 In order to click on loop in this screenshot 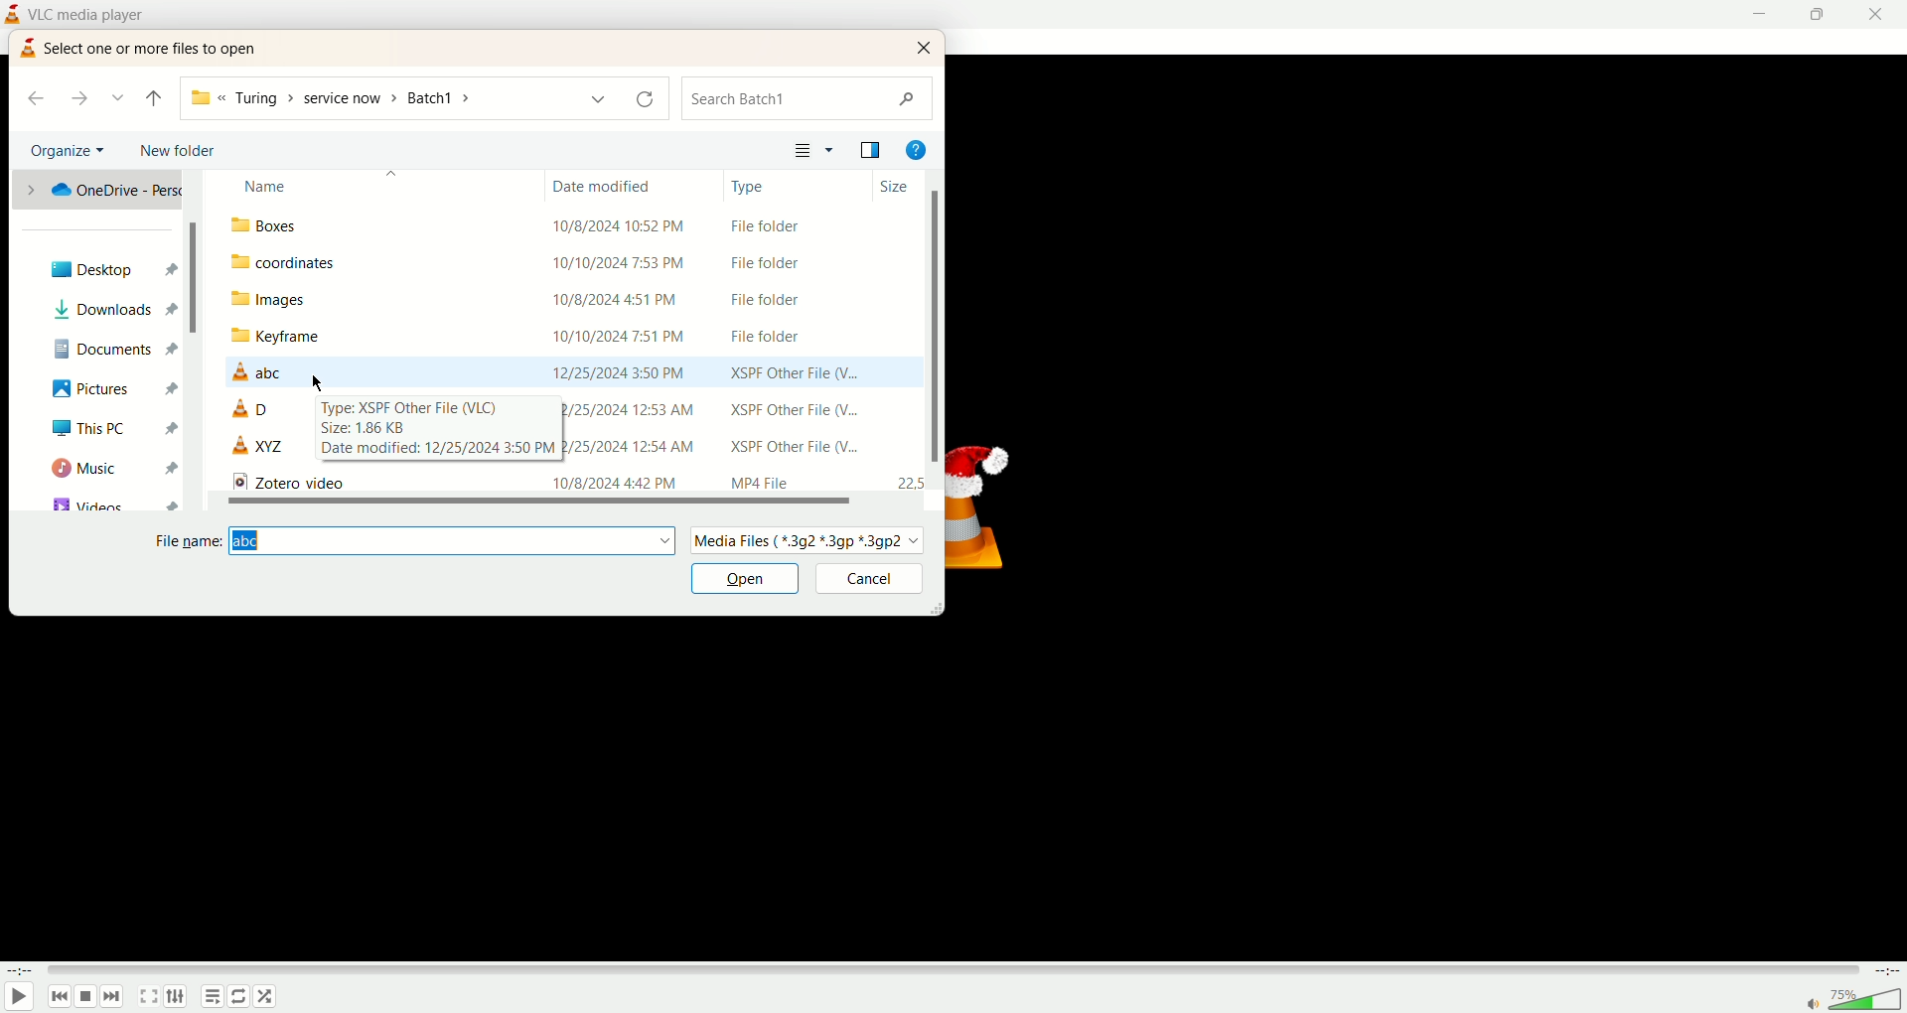, I will do `click(265, 996)`.